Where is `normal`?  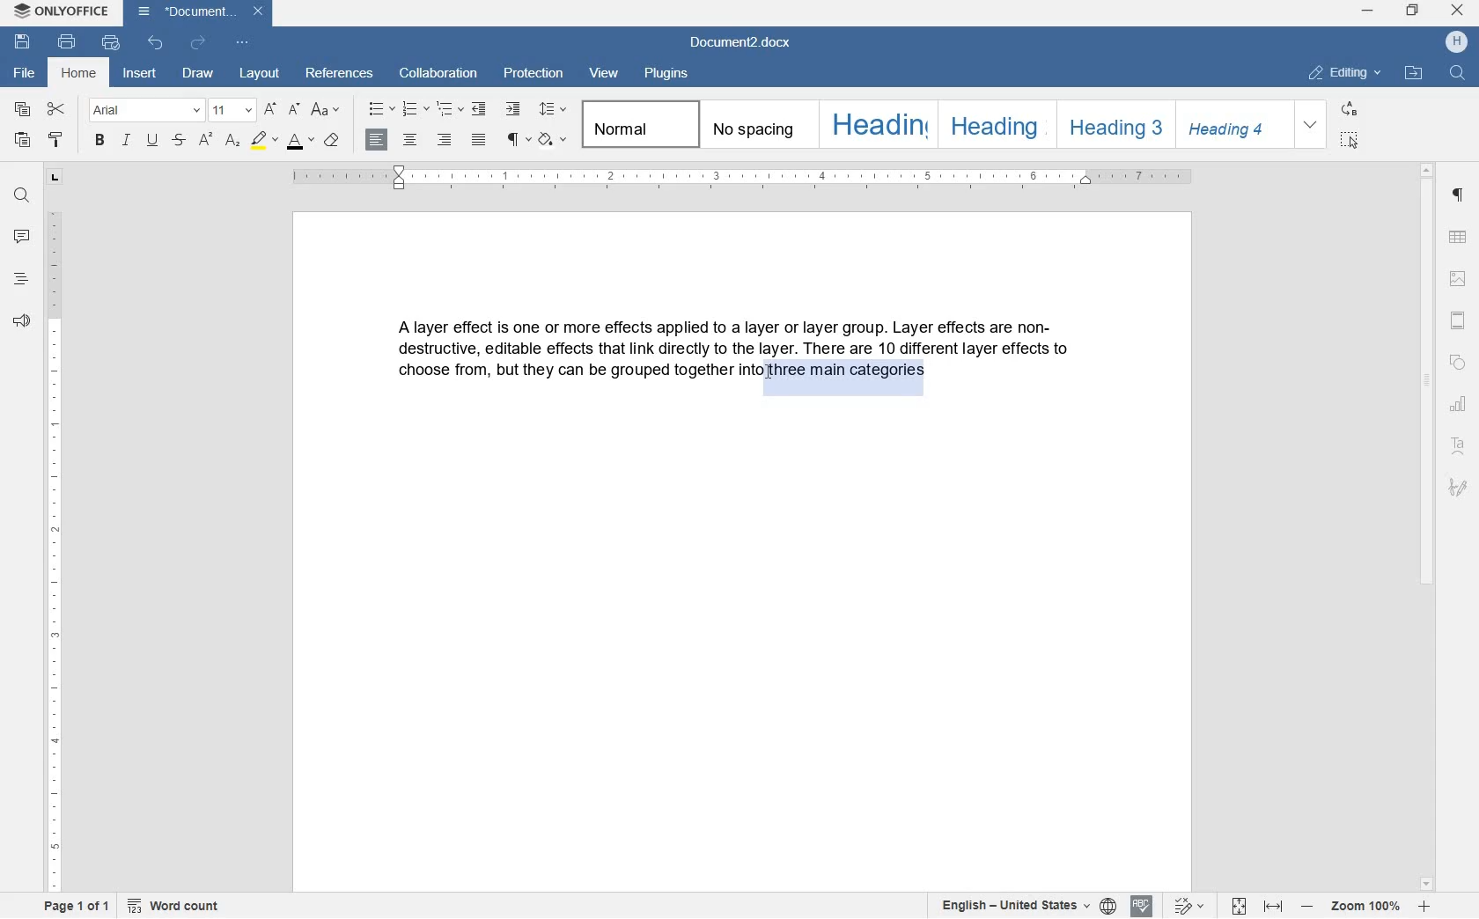
normal is located at coordinates (636, 124).